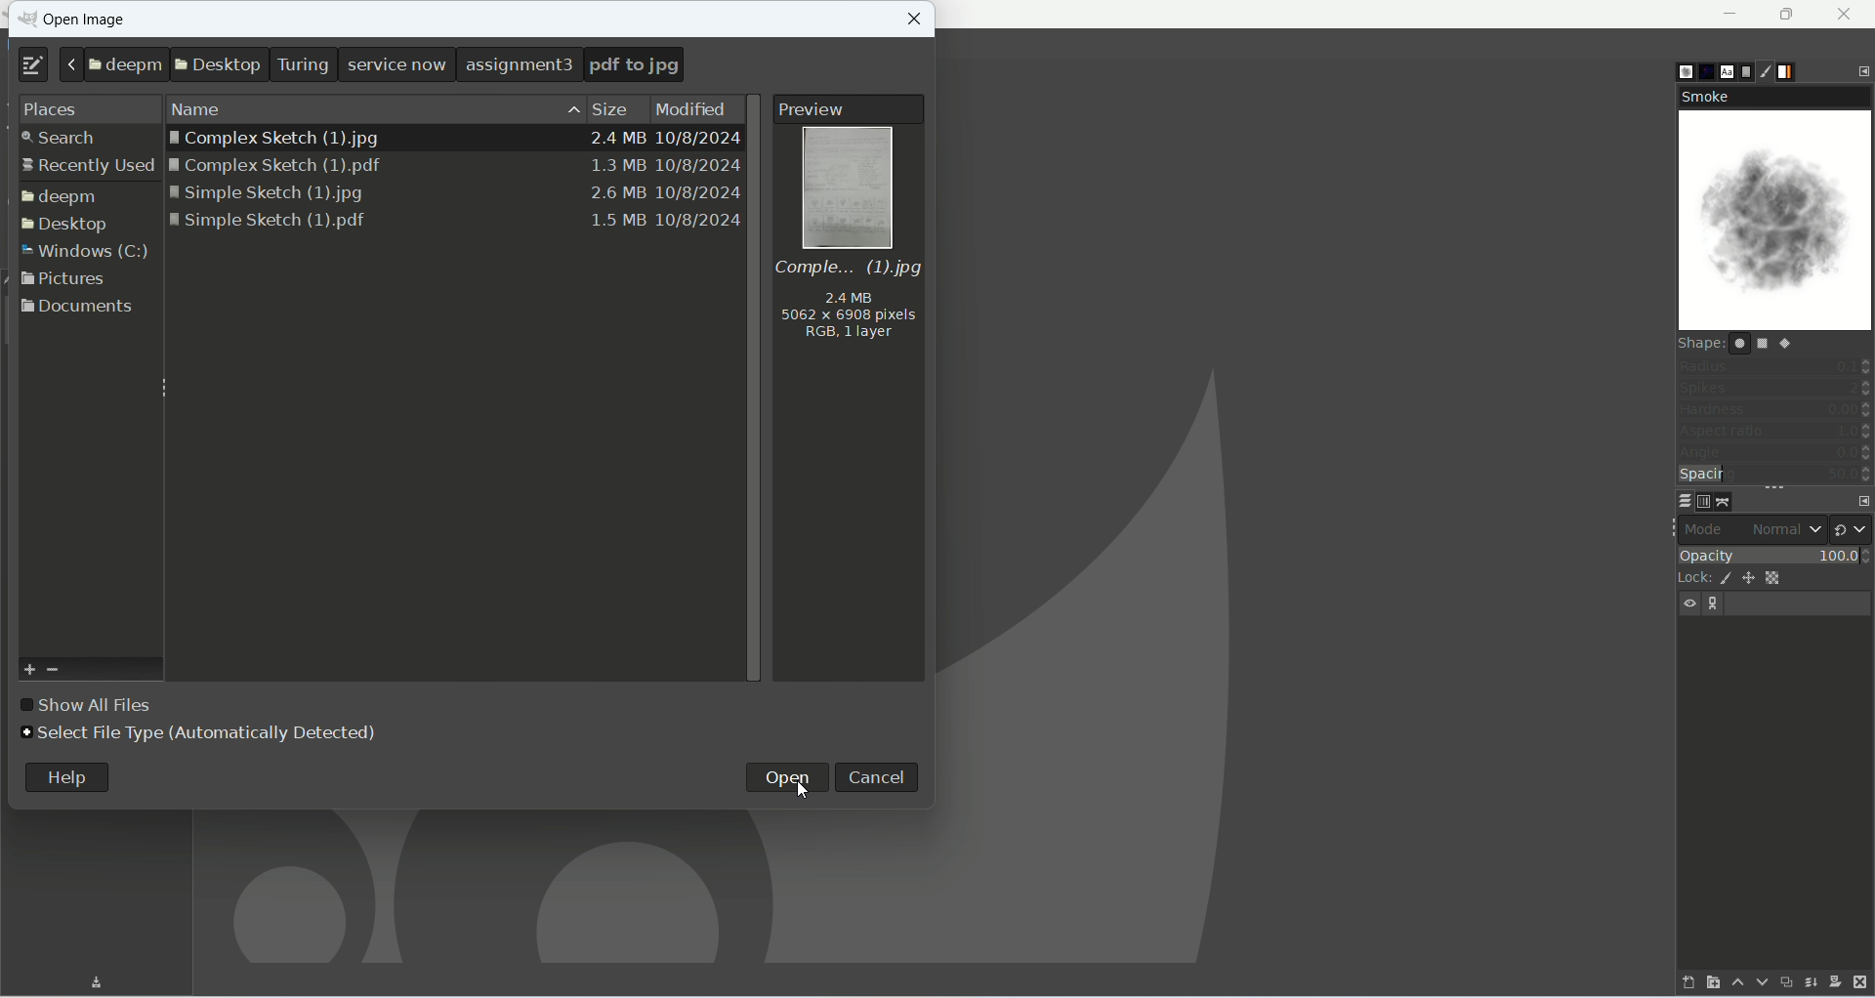 The image size is (1875, 998). Describe the element at coordinates (1768, 69) in the screenshot. I see `brush editor` at that location.